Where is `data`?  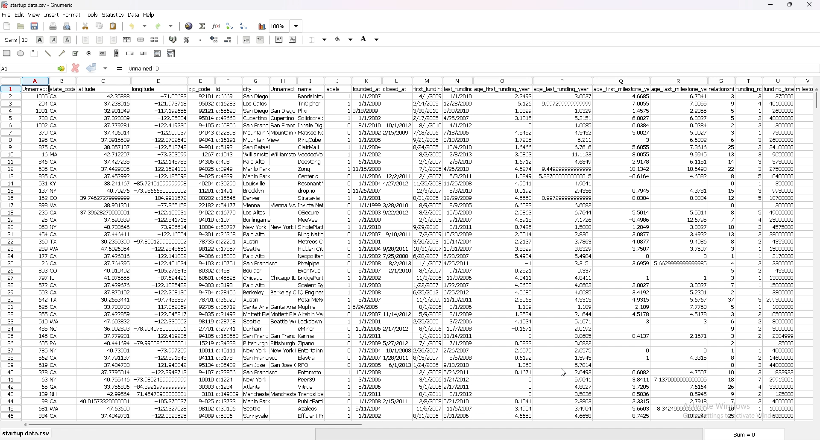 data is located at coordinates (722, 254).